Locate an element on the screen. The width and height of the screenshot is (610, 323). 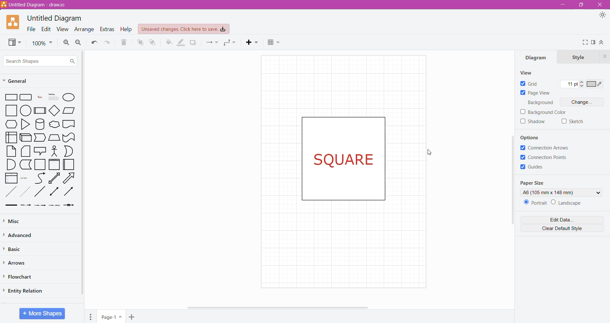
Square is located at coordinates (347, 158).